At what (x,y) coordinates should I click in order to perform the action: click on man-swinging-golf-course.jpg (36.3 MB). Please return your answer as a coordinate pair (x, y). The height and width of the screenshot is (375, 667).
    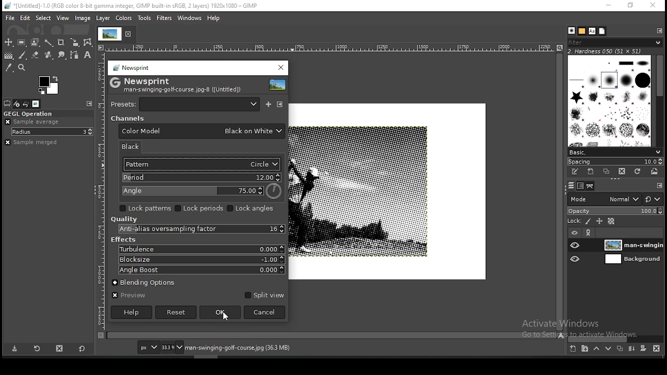
    Looking at the image, I should click on (237, 348).